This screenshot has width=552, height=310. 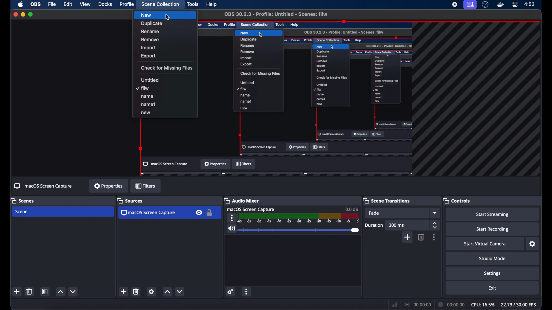 What do you see at coordinates (148, 47) in the screenshot?
I see `import` at bounding box center [148, 47].